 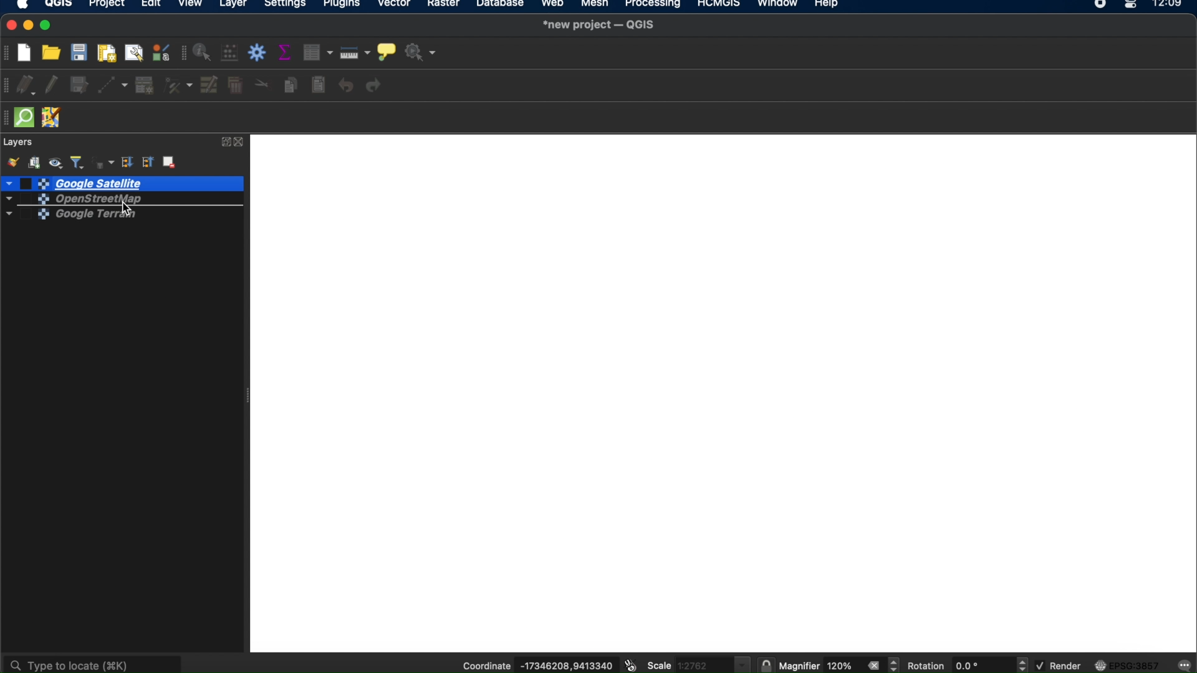 I want to click on manage map themes, so click(x=57, y=161).